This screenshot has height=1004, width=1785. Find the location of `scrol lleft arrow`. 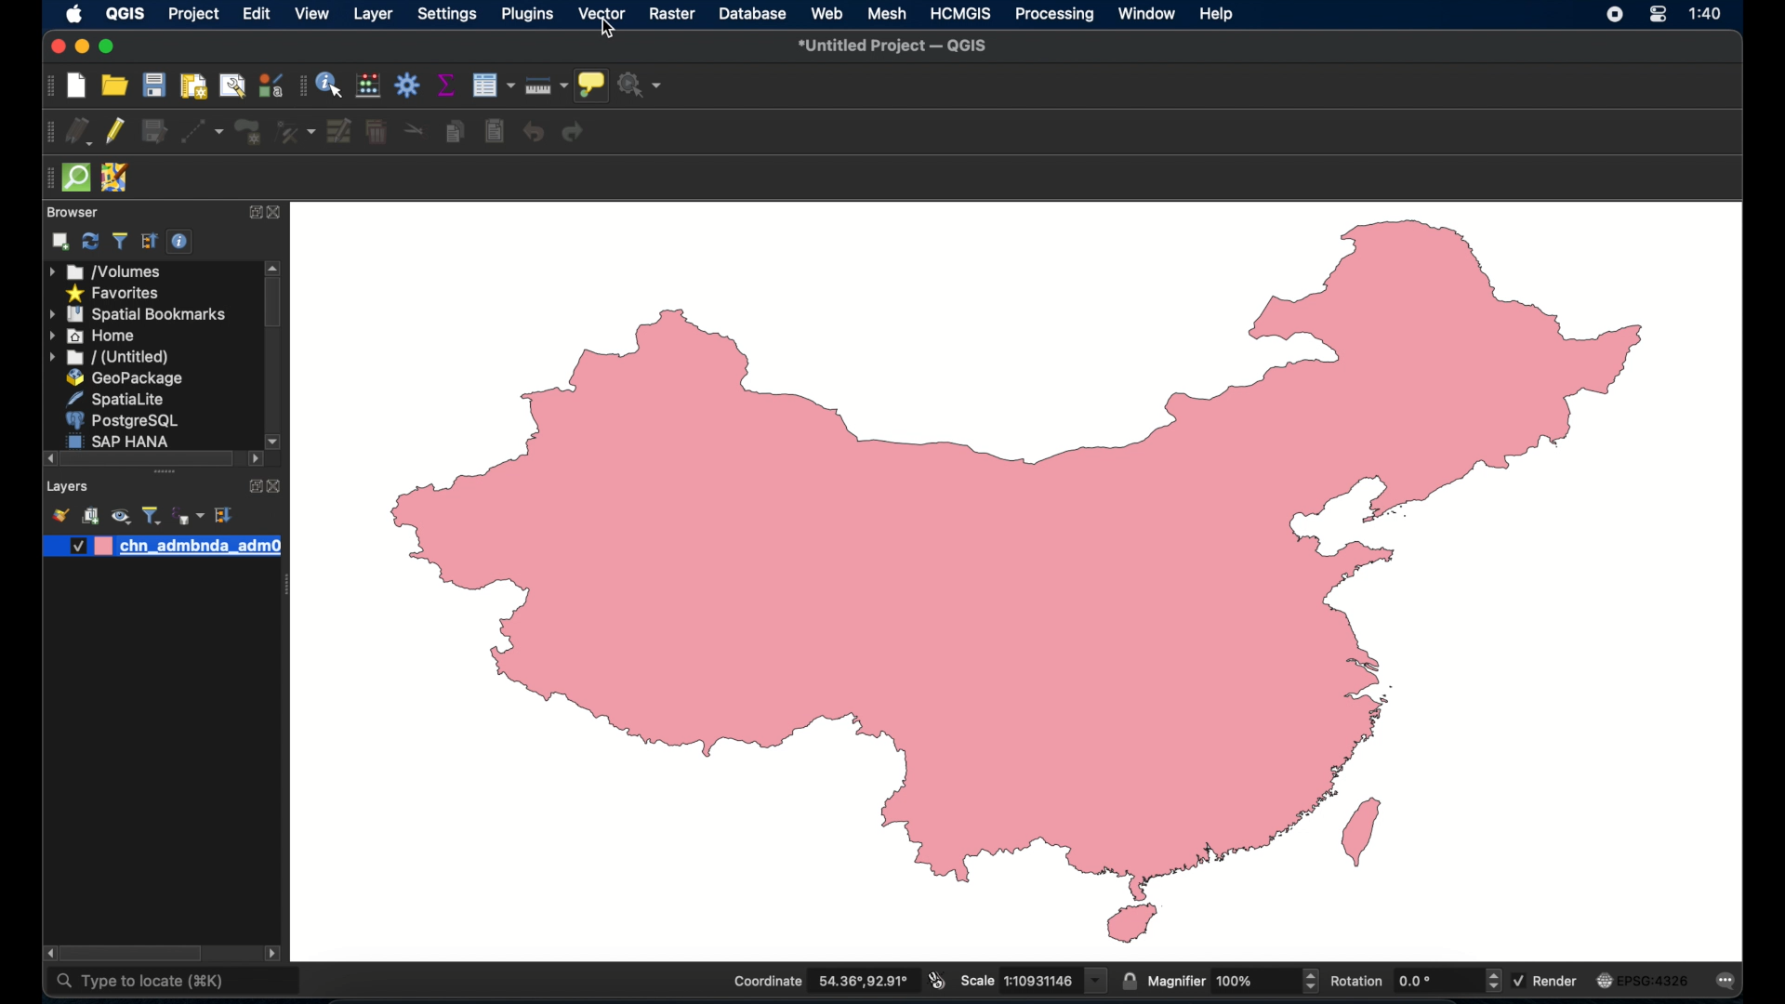

scrol lleft arrow is located at coordinates (254, 461).